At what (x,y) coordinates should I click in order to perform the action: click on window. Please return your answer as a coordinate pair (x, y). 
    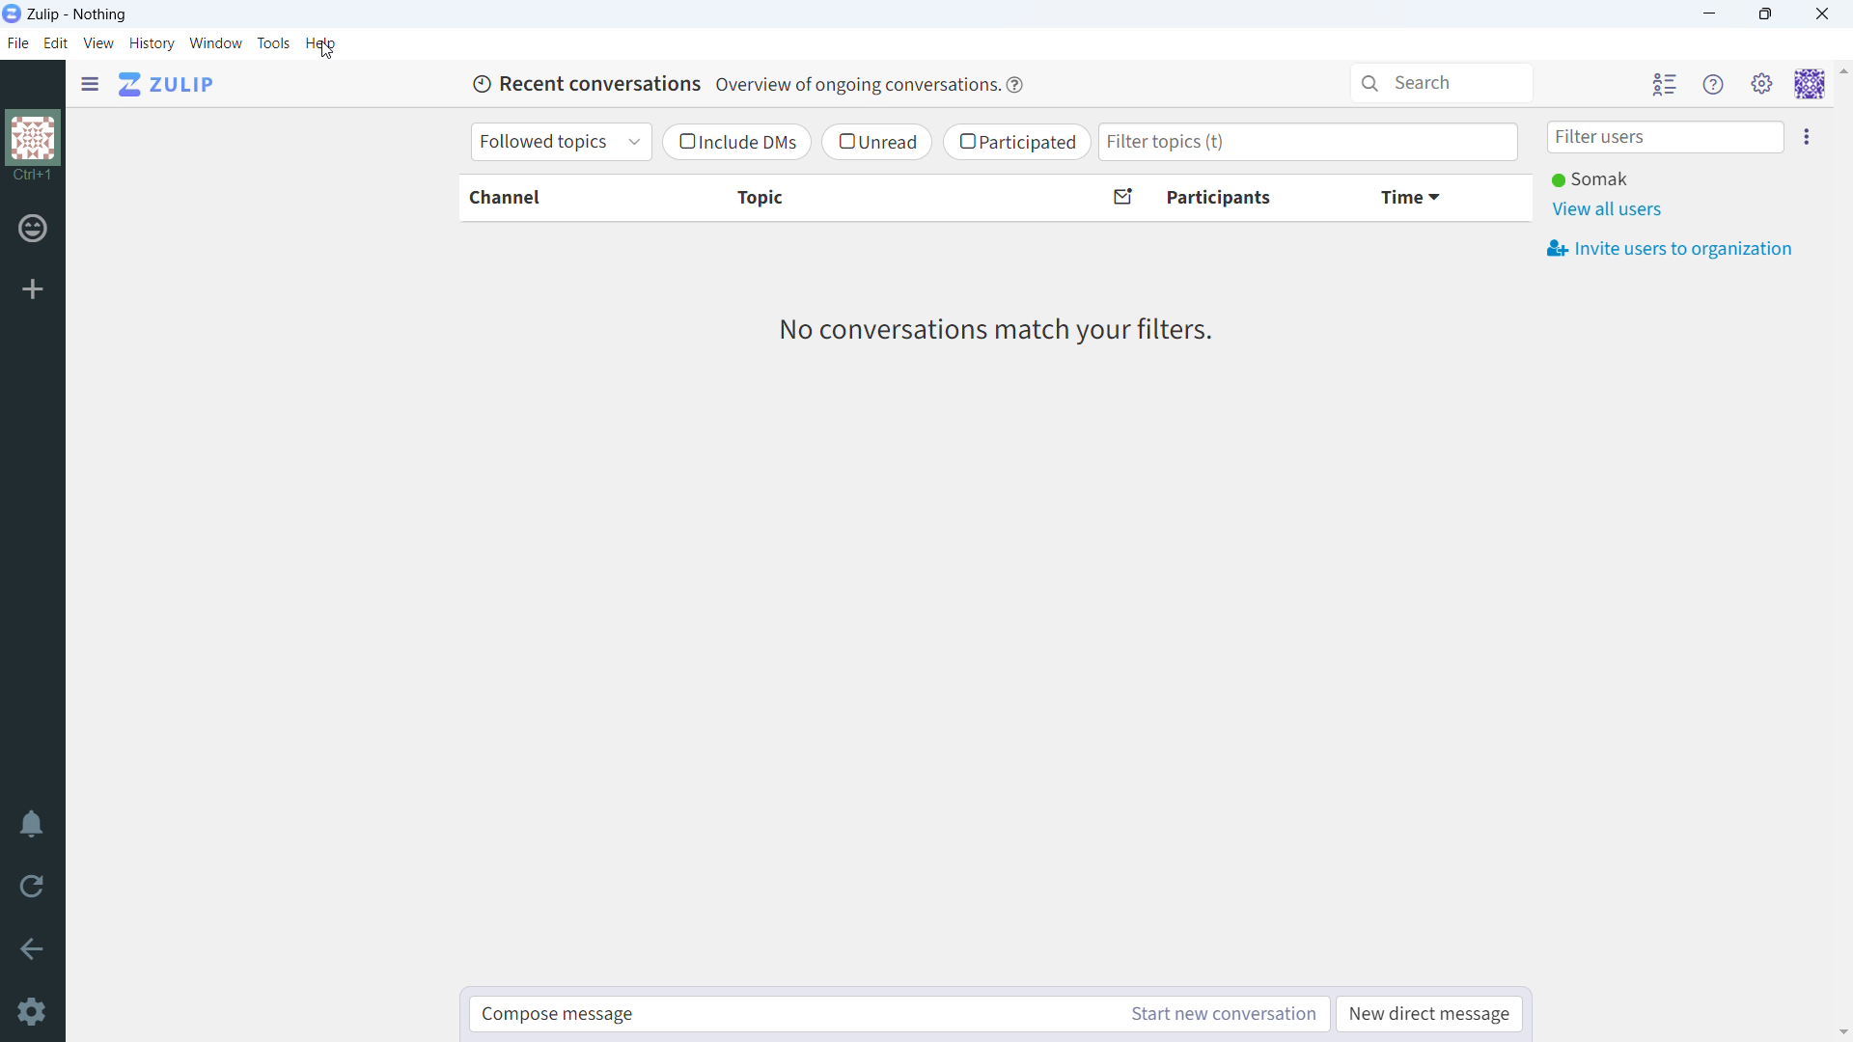
    Looking at the image, I should click on (217, 42).